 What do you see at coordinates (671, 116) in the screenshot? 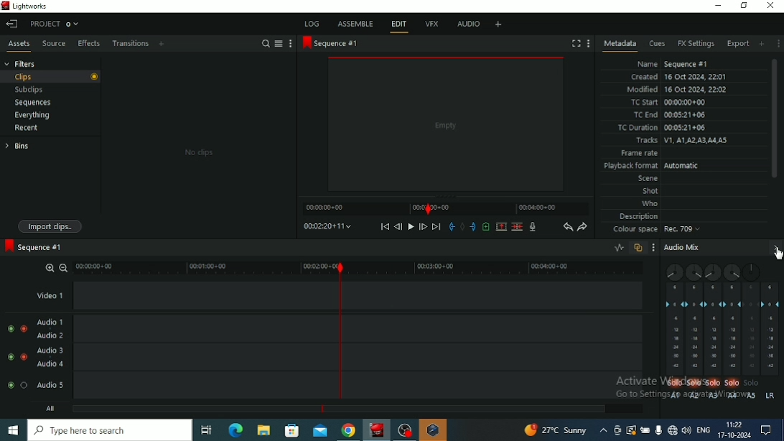
I see `TC End` at bounding box center [671, 116].